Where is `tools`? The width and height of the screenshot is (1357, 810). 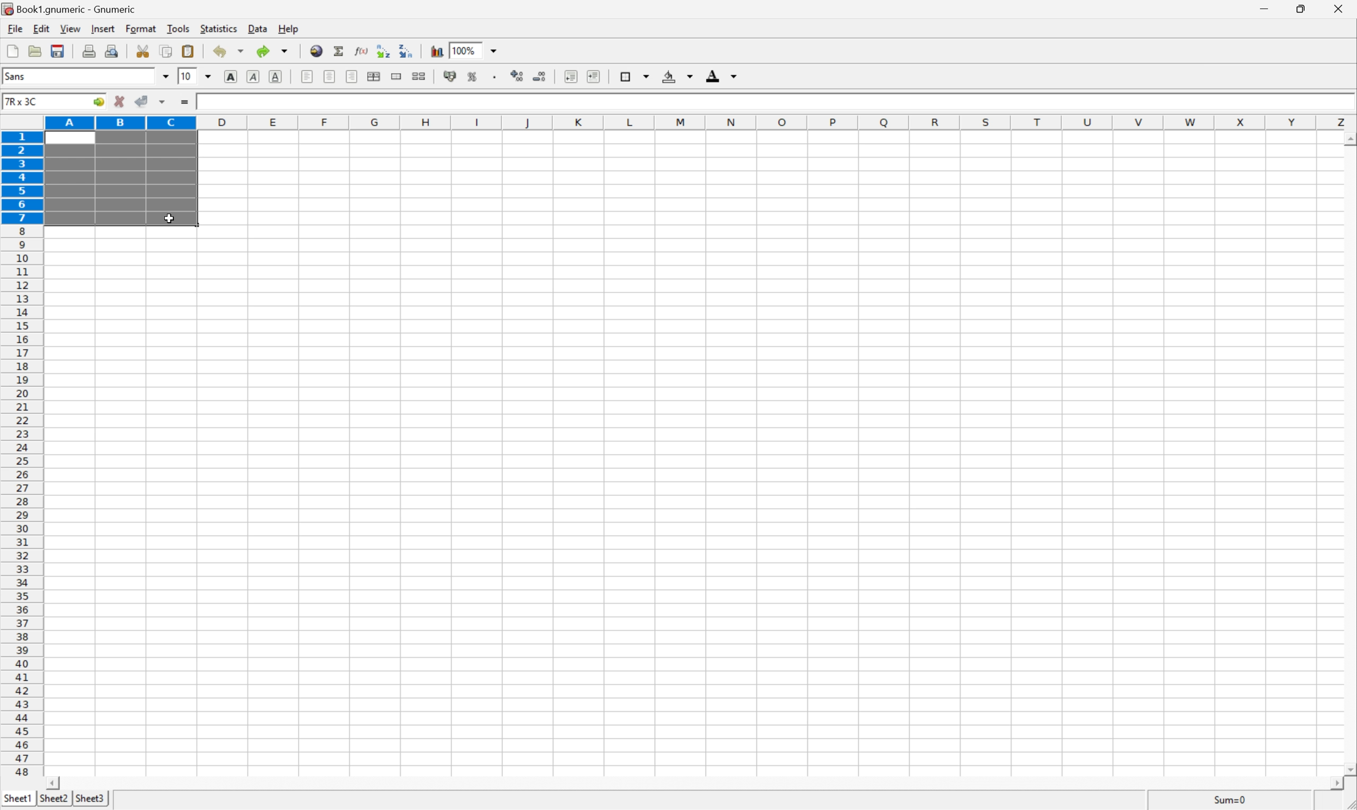
tools is located at coordinates (177, 29).